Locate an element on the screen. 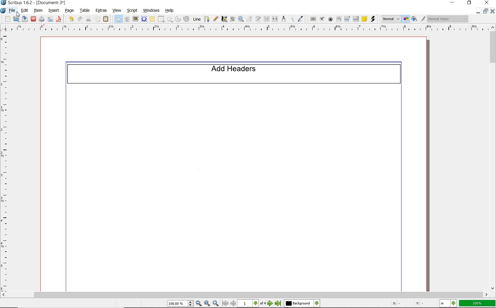 The image size is (496, 308). text frame is located at coordinates (127, 20).